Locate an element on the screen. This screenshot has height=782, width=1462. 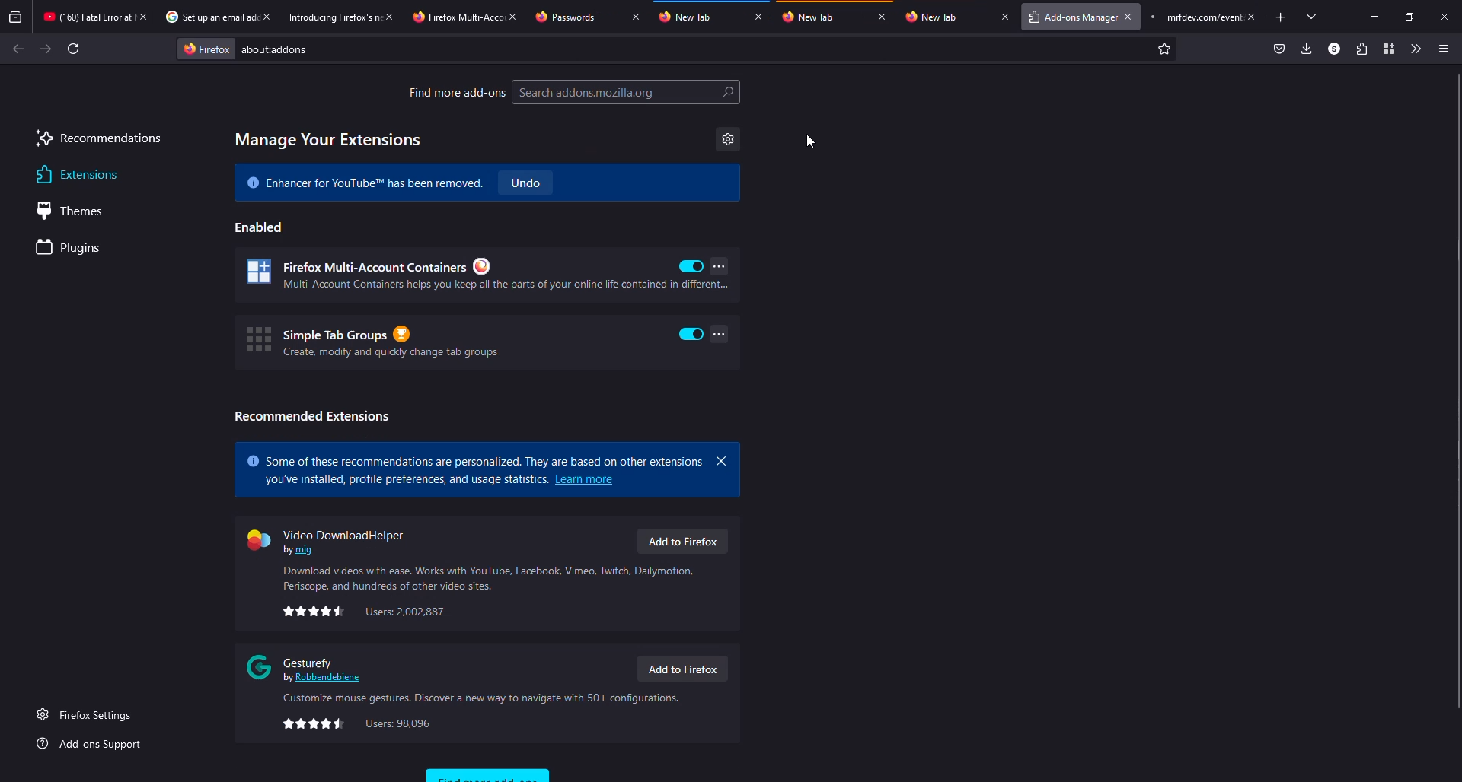
Close is located at coordinates (1128, 17).